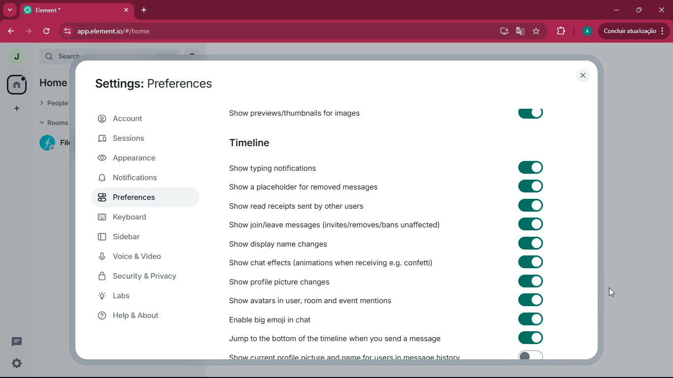 This screenshot has height=378, width=673. I want to click on forward, so click(28, 31).